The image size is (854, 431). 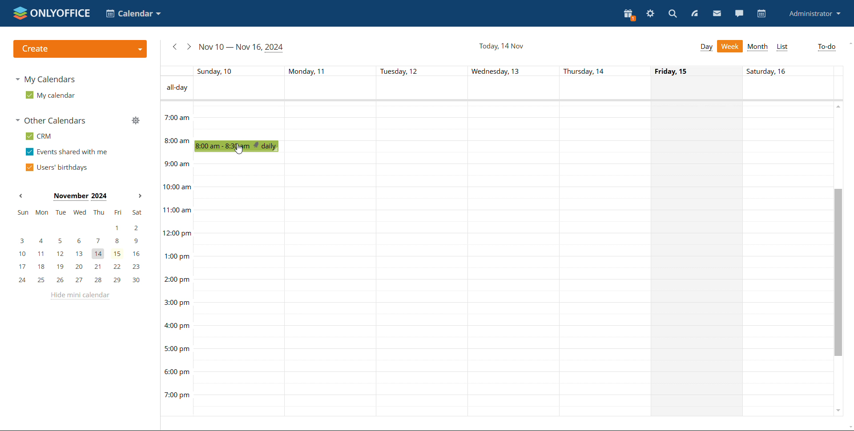 What do you see at coordinates (80, 197) in the screenshot?
I see `current month` at bounding box center [80, 197].